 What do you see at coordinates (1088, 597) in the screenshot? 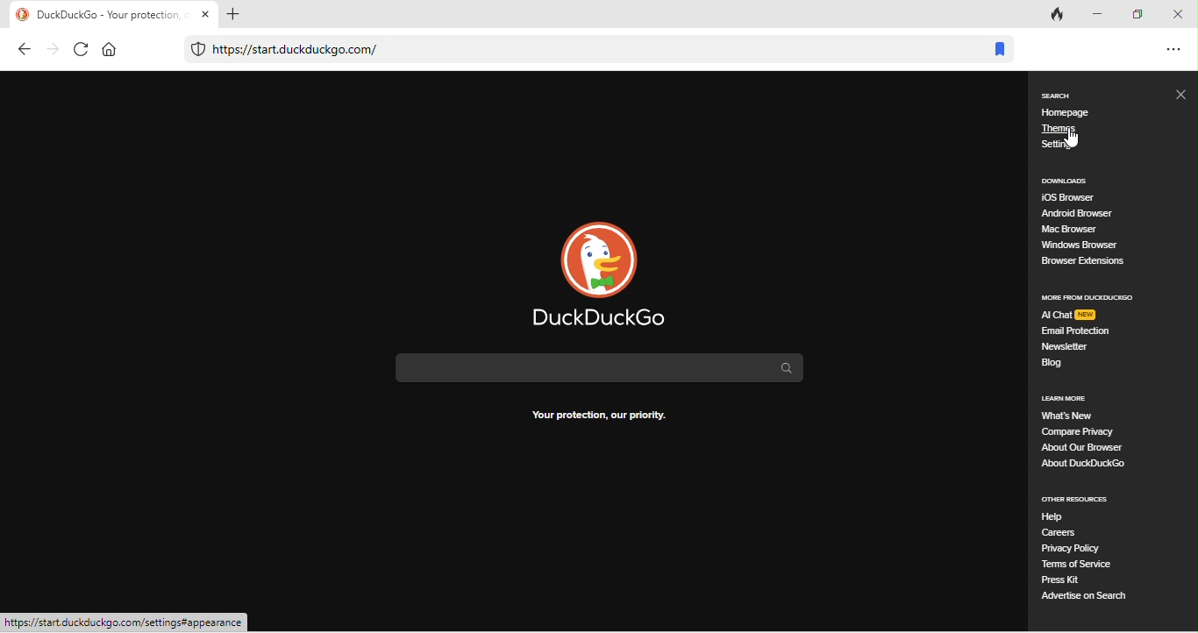
I see `advertise on search` at bounding box center [1088, 597].